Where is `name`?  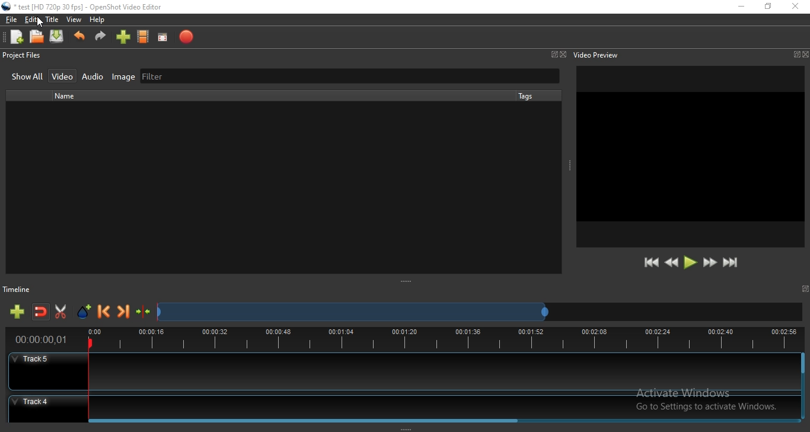 name is located at coordinates (69, 96).